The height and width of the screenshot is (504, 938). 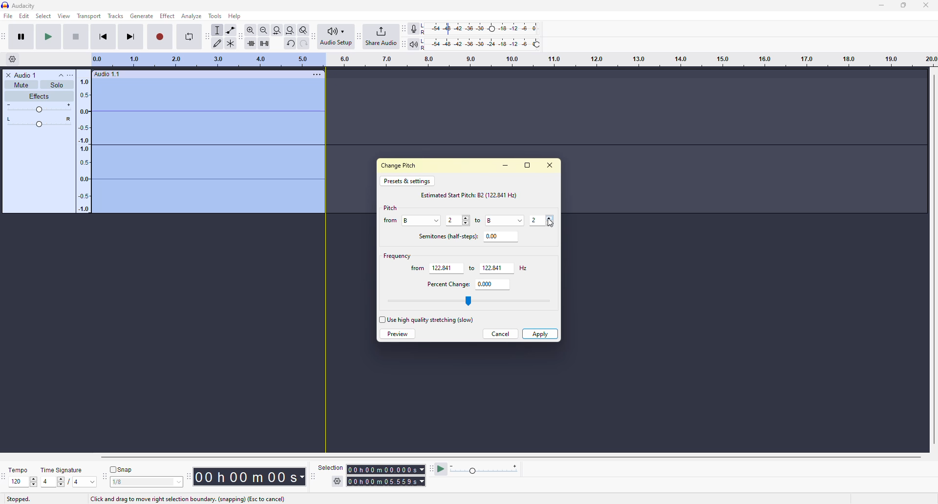 I want to click on select, so click(x=176, y=483).